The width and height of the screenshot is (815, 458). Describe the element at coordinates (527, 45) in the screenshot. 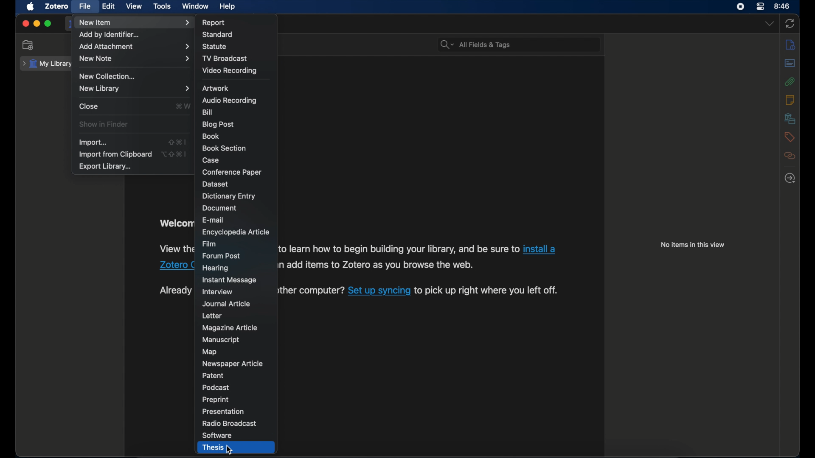

I see `search bar input` at that location.